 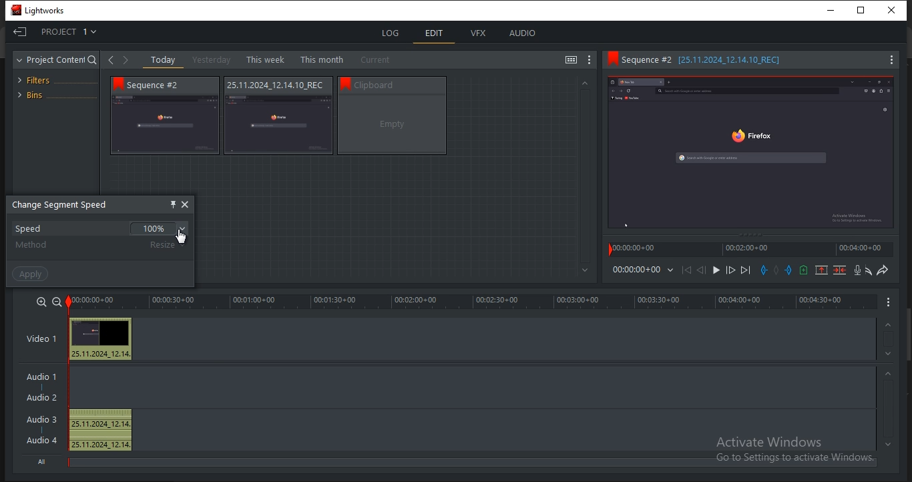 I want to click on record a voice over, so click(x=855, y=270).